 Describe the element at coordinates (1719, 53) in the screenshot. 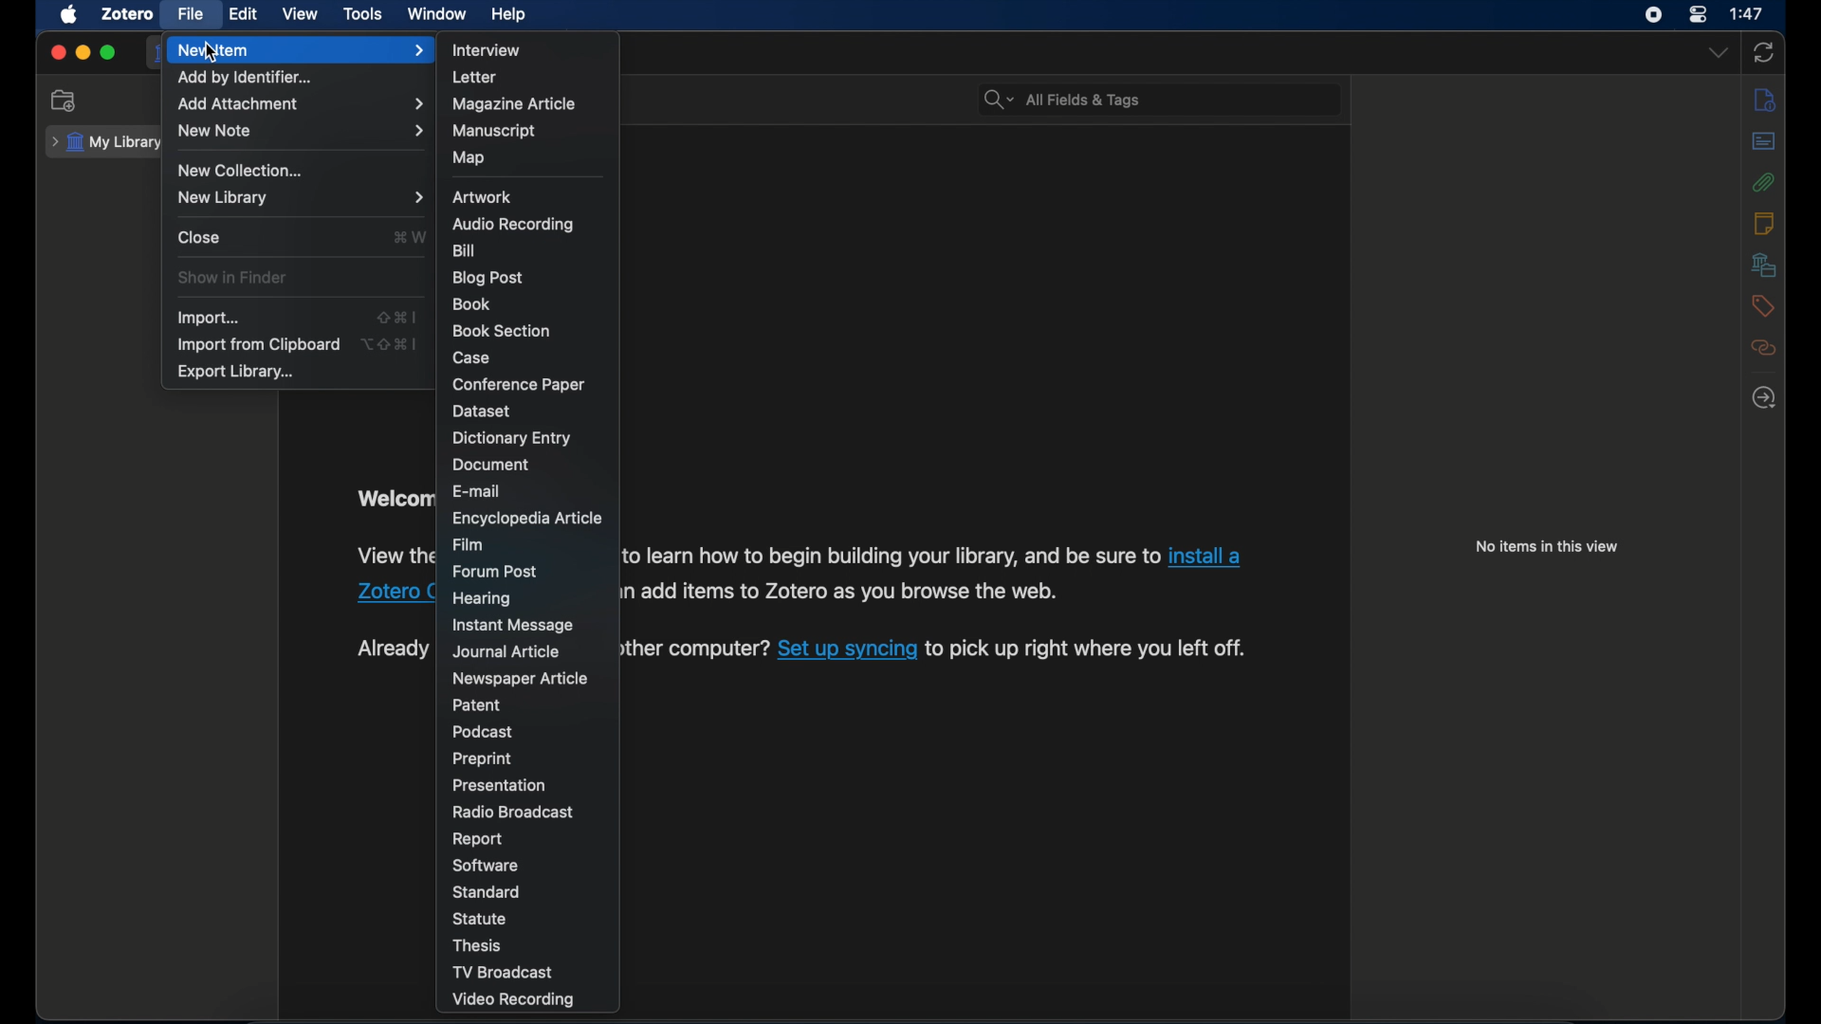

I see `dropdown` at that location.